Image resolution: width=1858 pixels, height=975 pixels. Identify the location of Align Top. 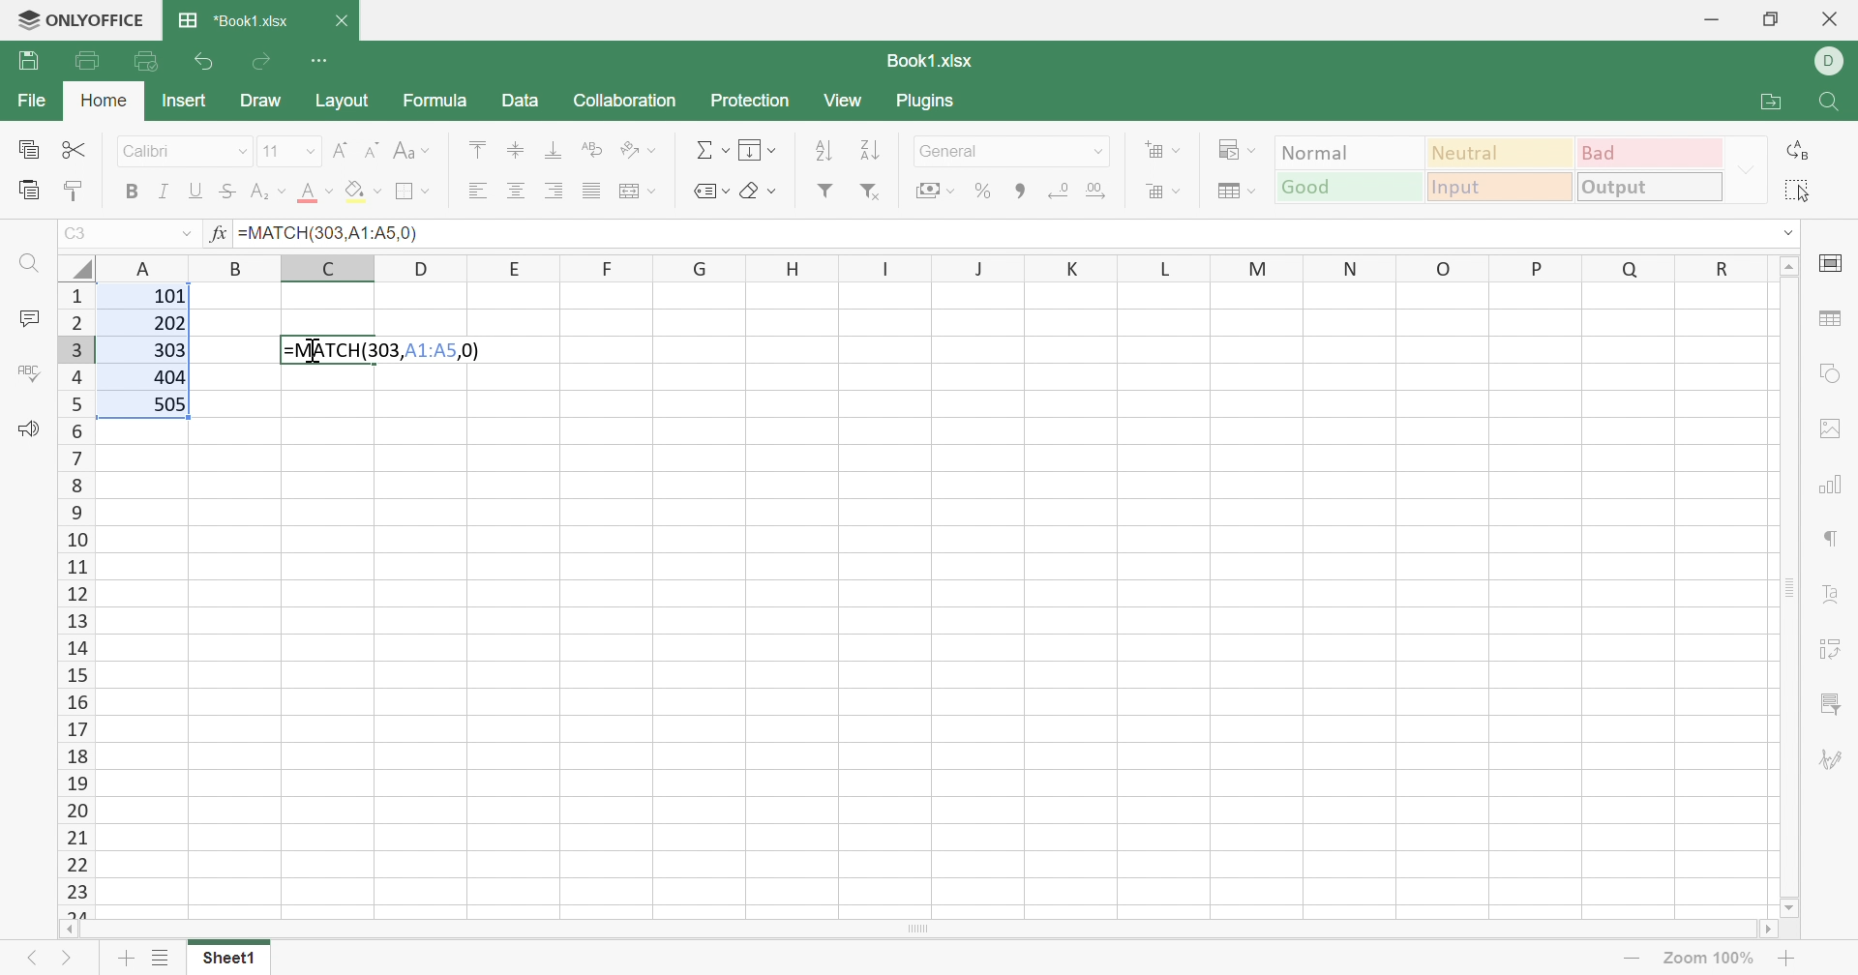
(472, 147).